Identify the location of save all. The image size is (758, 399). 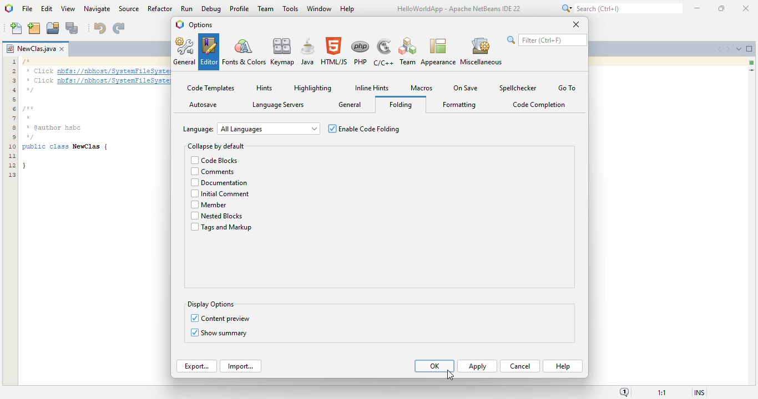
(72, 28).